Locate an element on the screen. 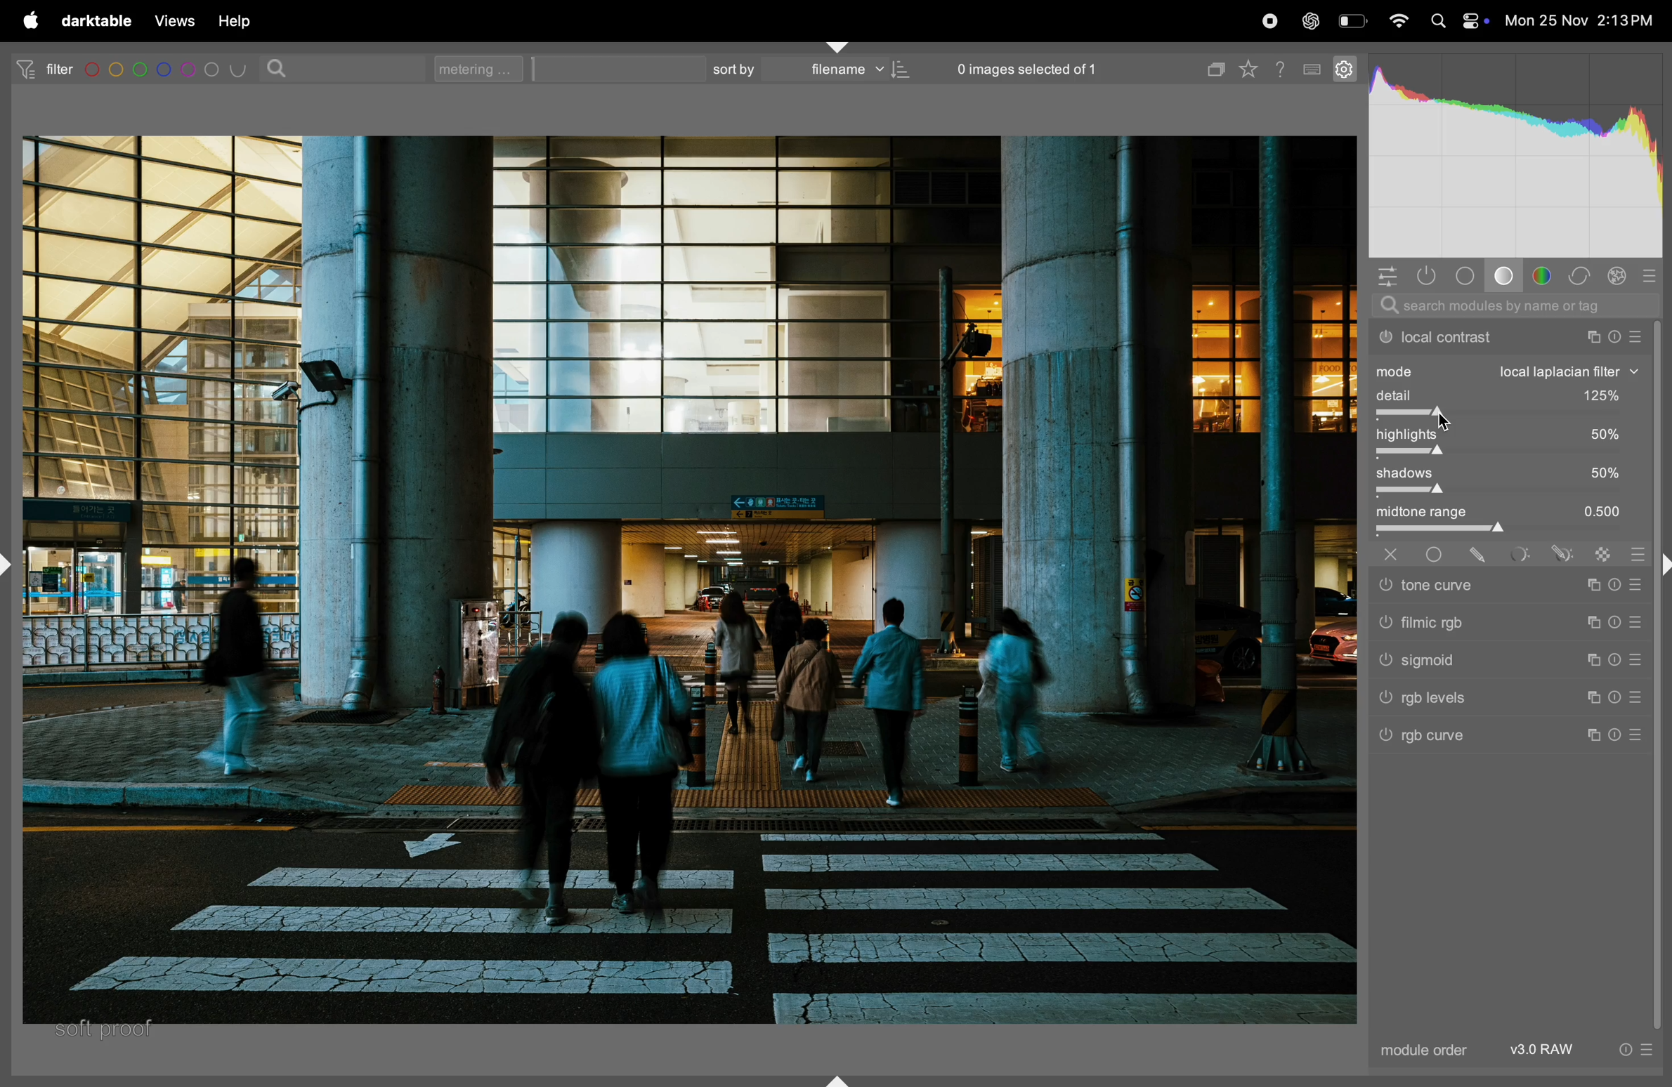 Image resolution: width=1672 pixels, height=1087 pixels. detail is located at coordinates (1510, 396).